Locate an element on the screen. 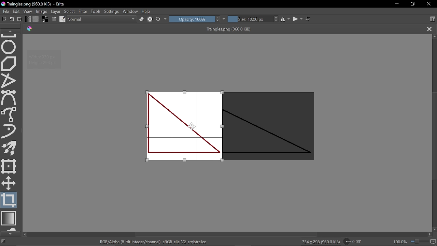 This screenshot has width=437, height=246. Wrap text tool is located at coordinates (308, 19).